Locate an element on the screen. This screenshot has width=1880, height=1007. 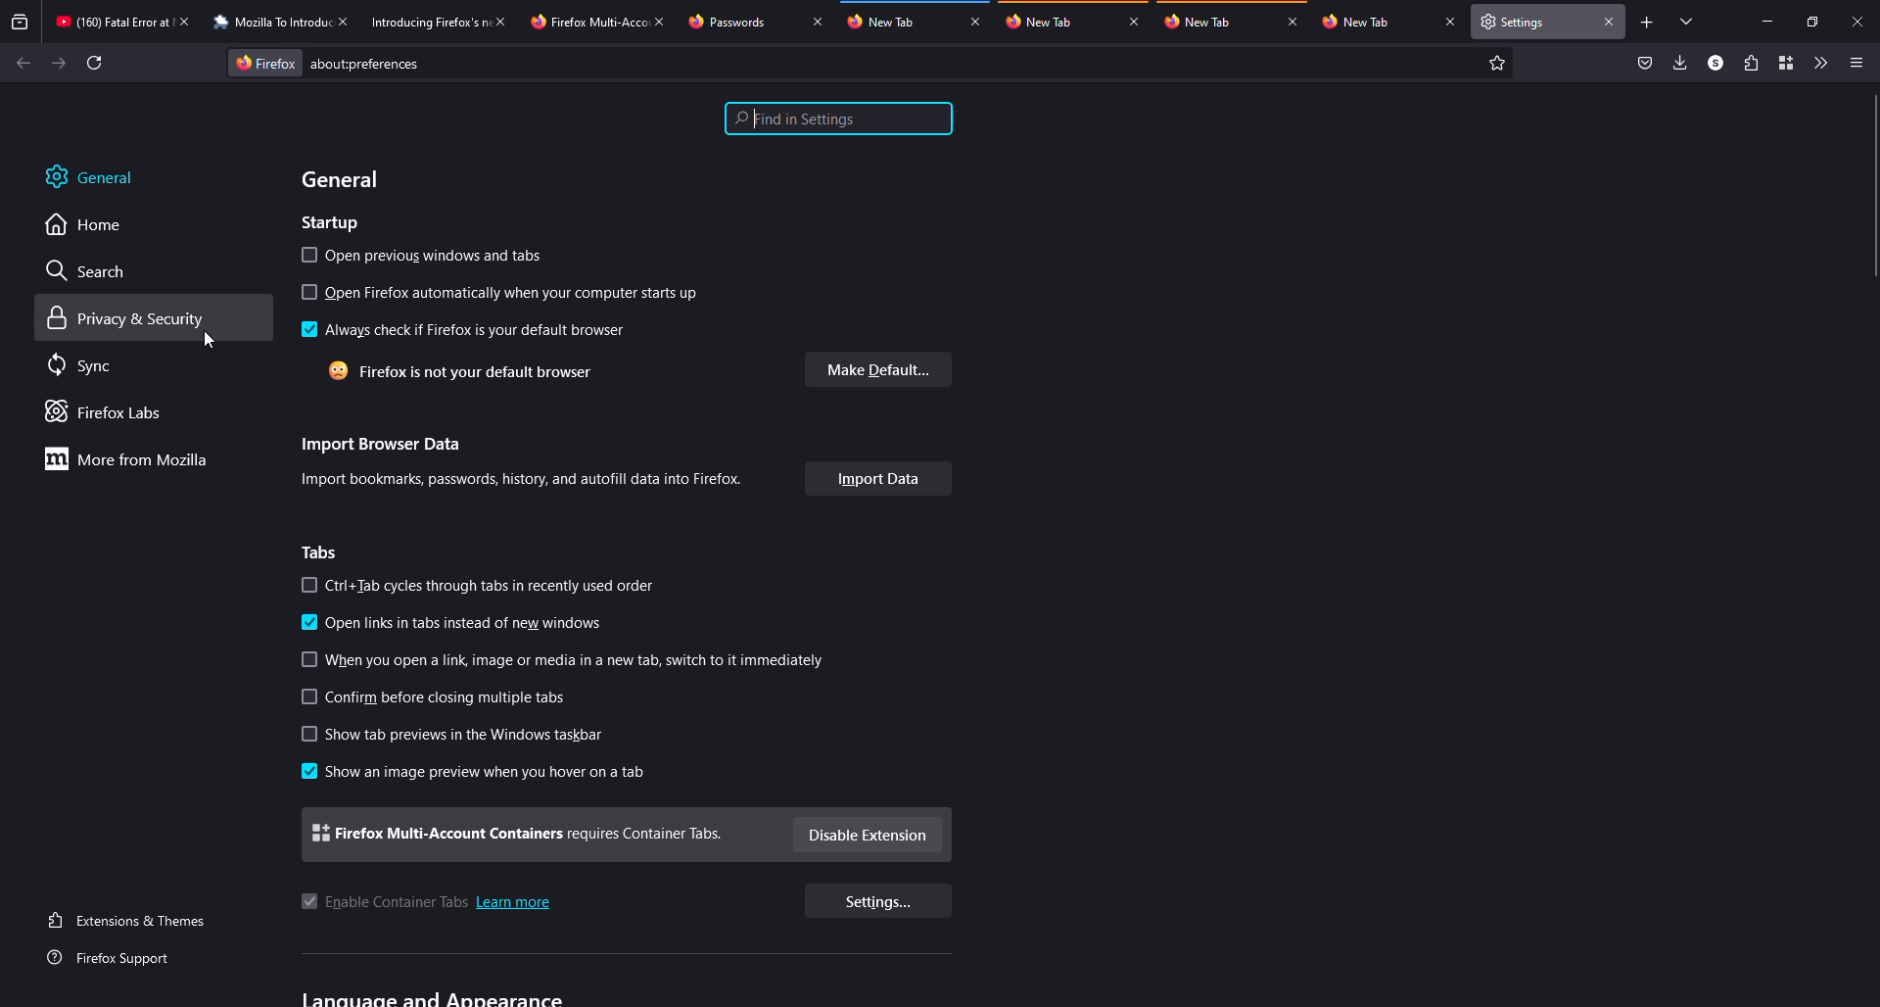
selected is located at coordinates (306, 622).